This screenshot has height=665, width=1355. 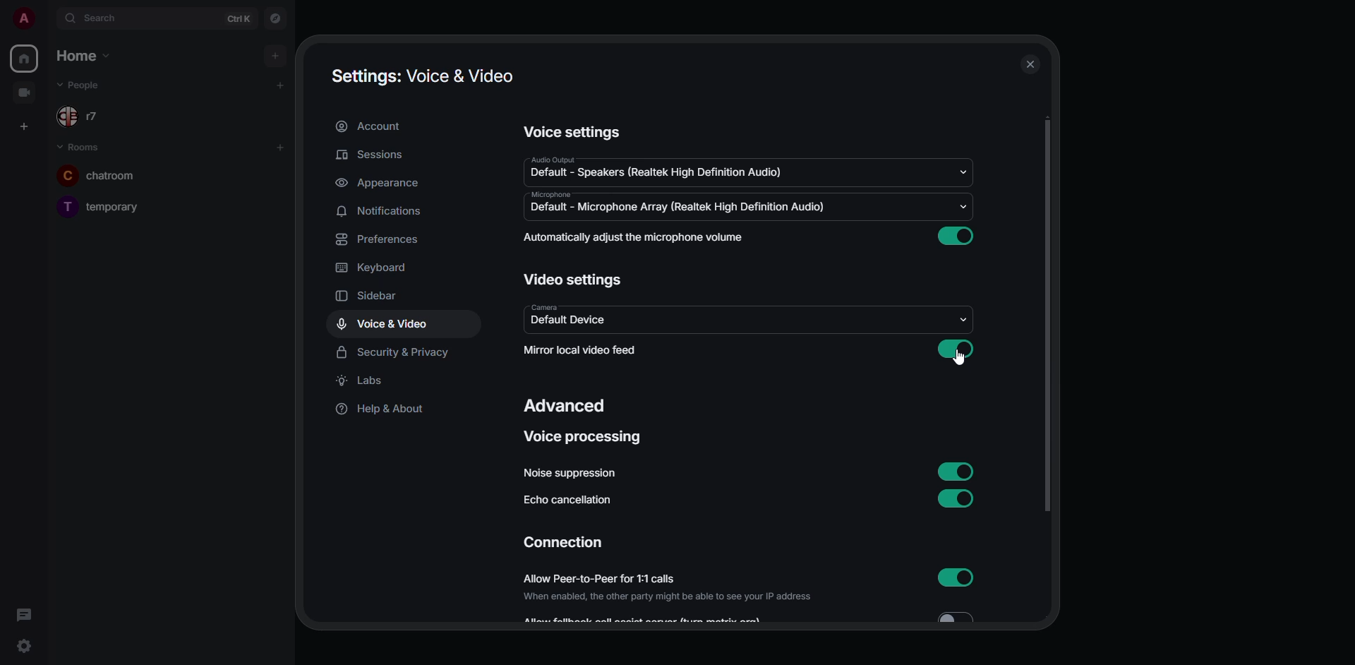 I want to click on microphone, so click(x=549, y=195).